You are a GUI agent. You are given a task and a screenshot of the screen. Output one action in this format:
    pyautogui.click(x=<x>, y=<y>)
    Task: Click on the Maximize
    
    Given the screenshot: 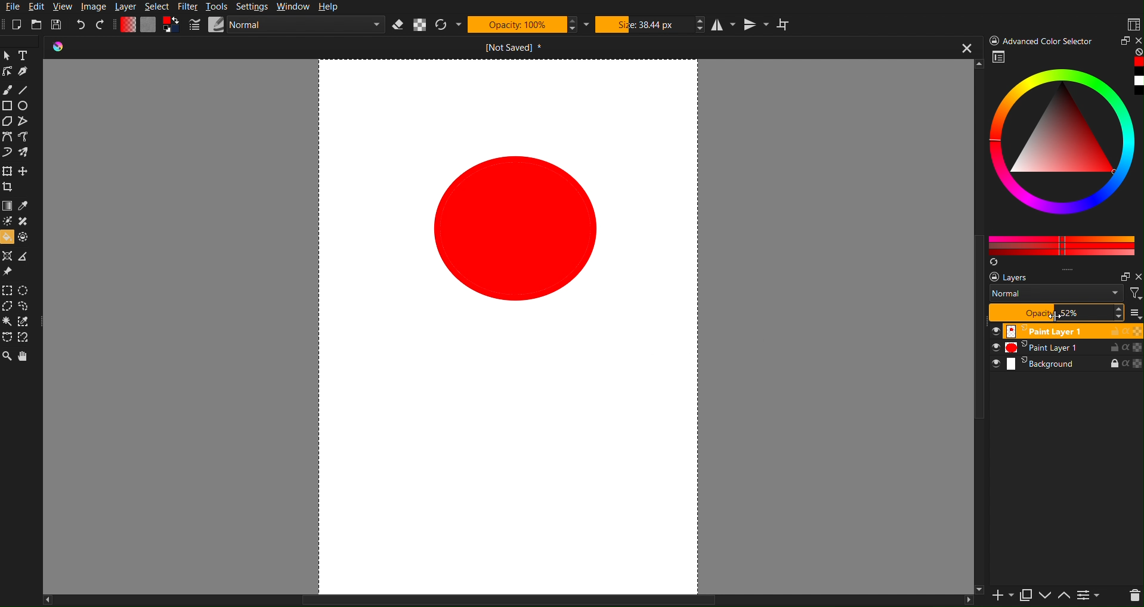 What is the action you would take?
    pyautogui.click(x=1123, y=41)
    